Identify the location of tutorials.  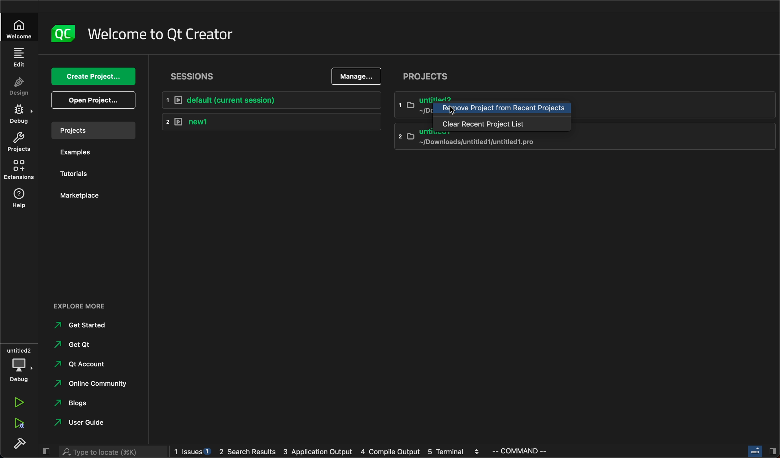
(86, 172).